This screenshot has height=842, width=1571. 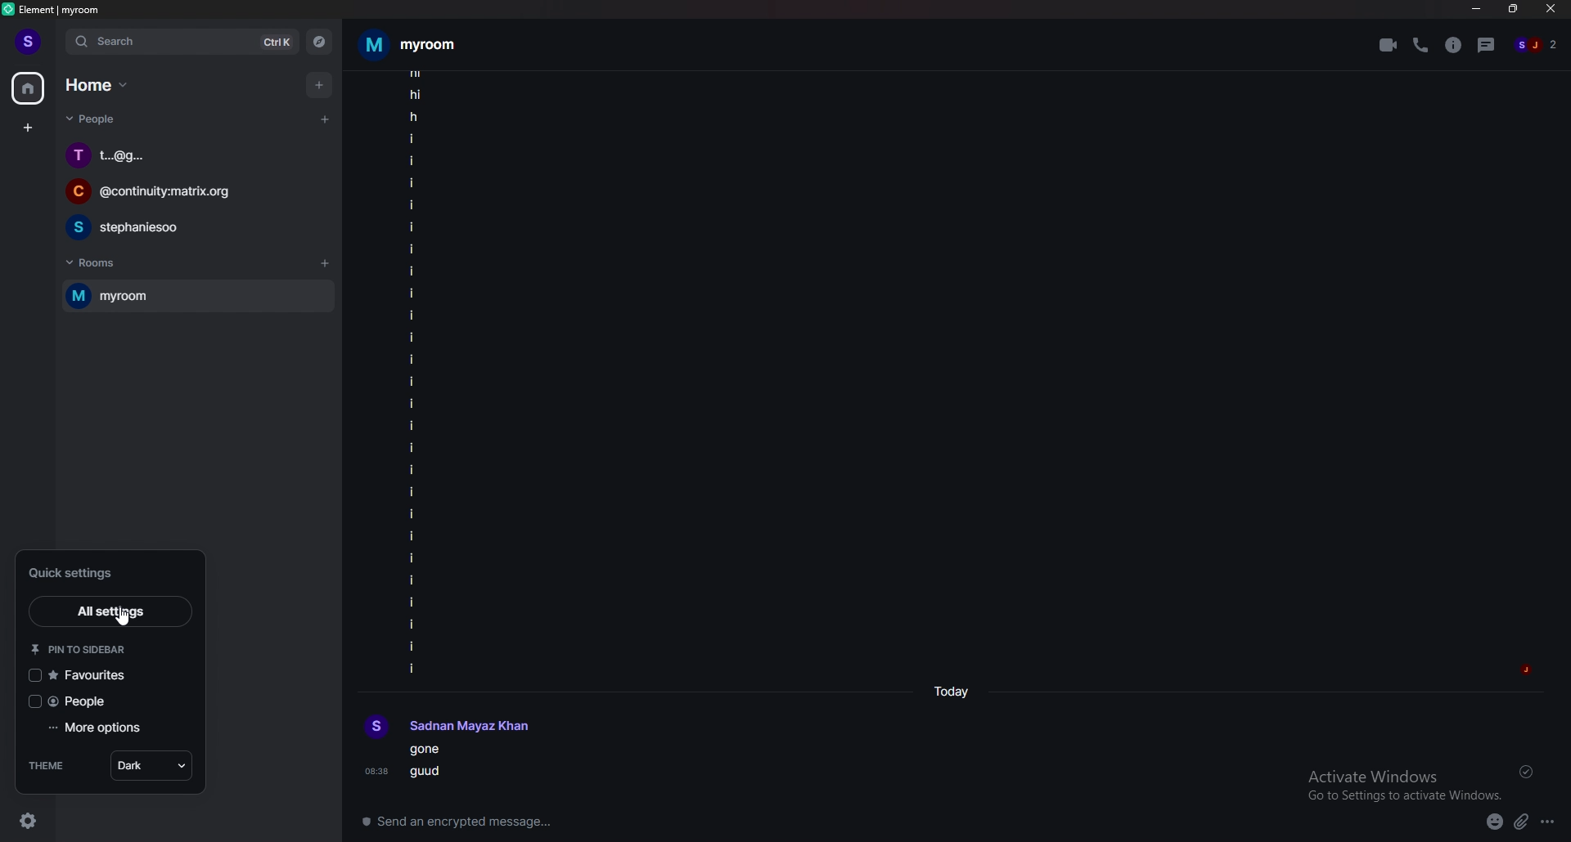 I want to click on dark, so click(x=151, y=764).